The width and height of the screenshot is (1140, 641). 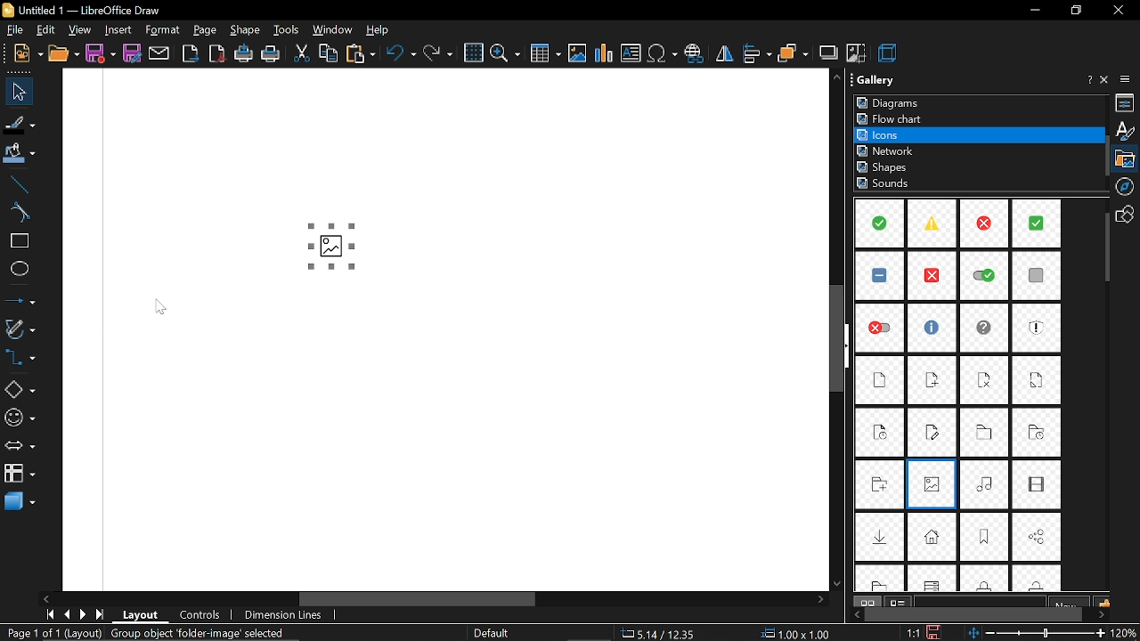 I want to click on new, so click(x=22, y=53).